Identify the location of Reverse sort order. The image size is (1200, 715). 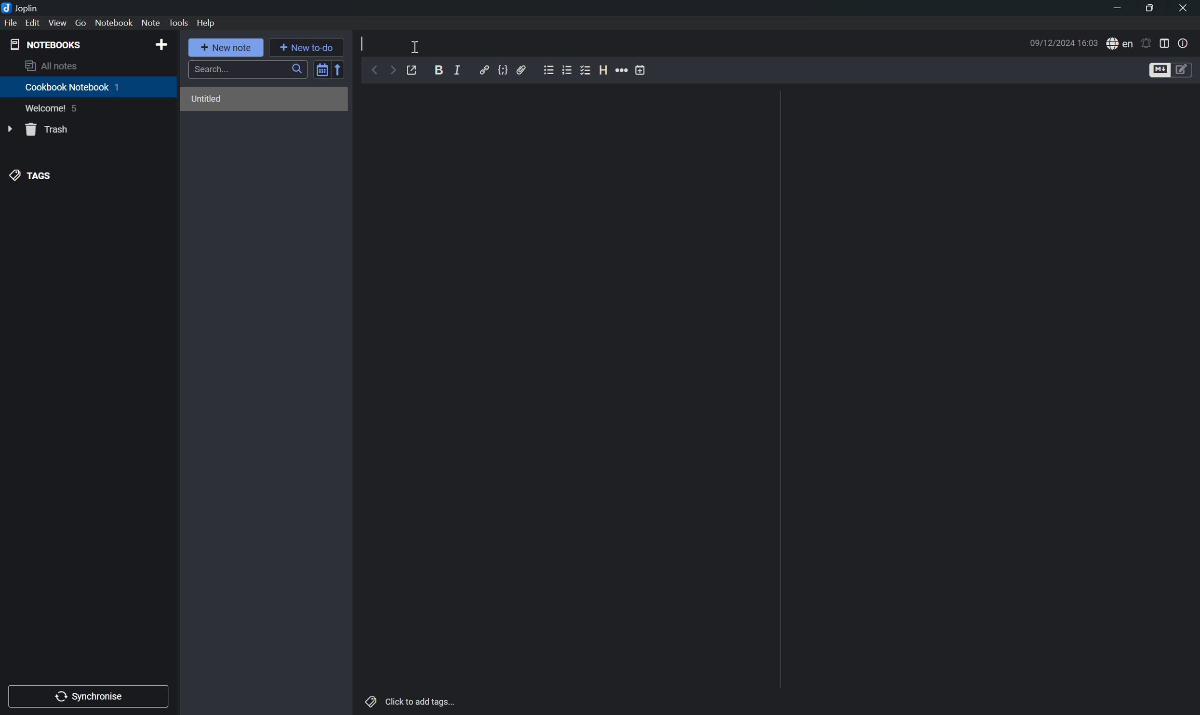
(338, 70).